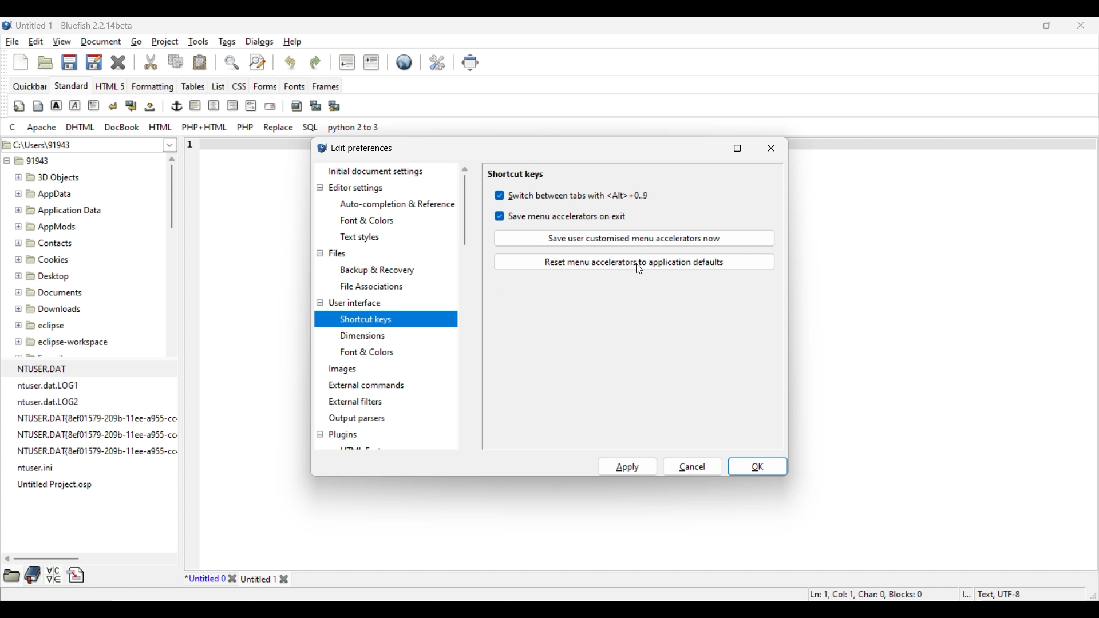 This screenshot has width=1099, height=618. What do you see at coordinates (71, 85) in the screenshot?
I see `Standard` at bounding box center [71, 85].